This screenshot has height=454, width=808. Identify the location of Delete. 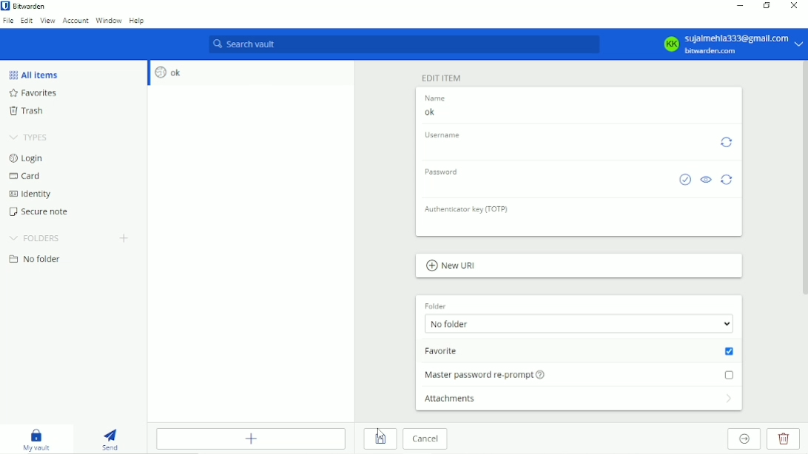
(784, 438).